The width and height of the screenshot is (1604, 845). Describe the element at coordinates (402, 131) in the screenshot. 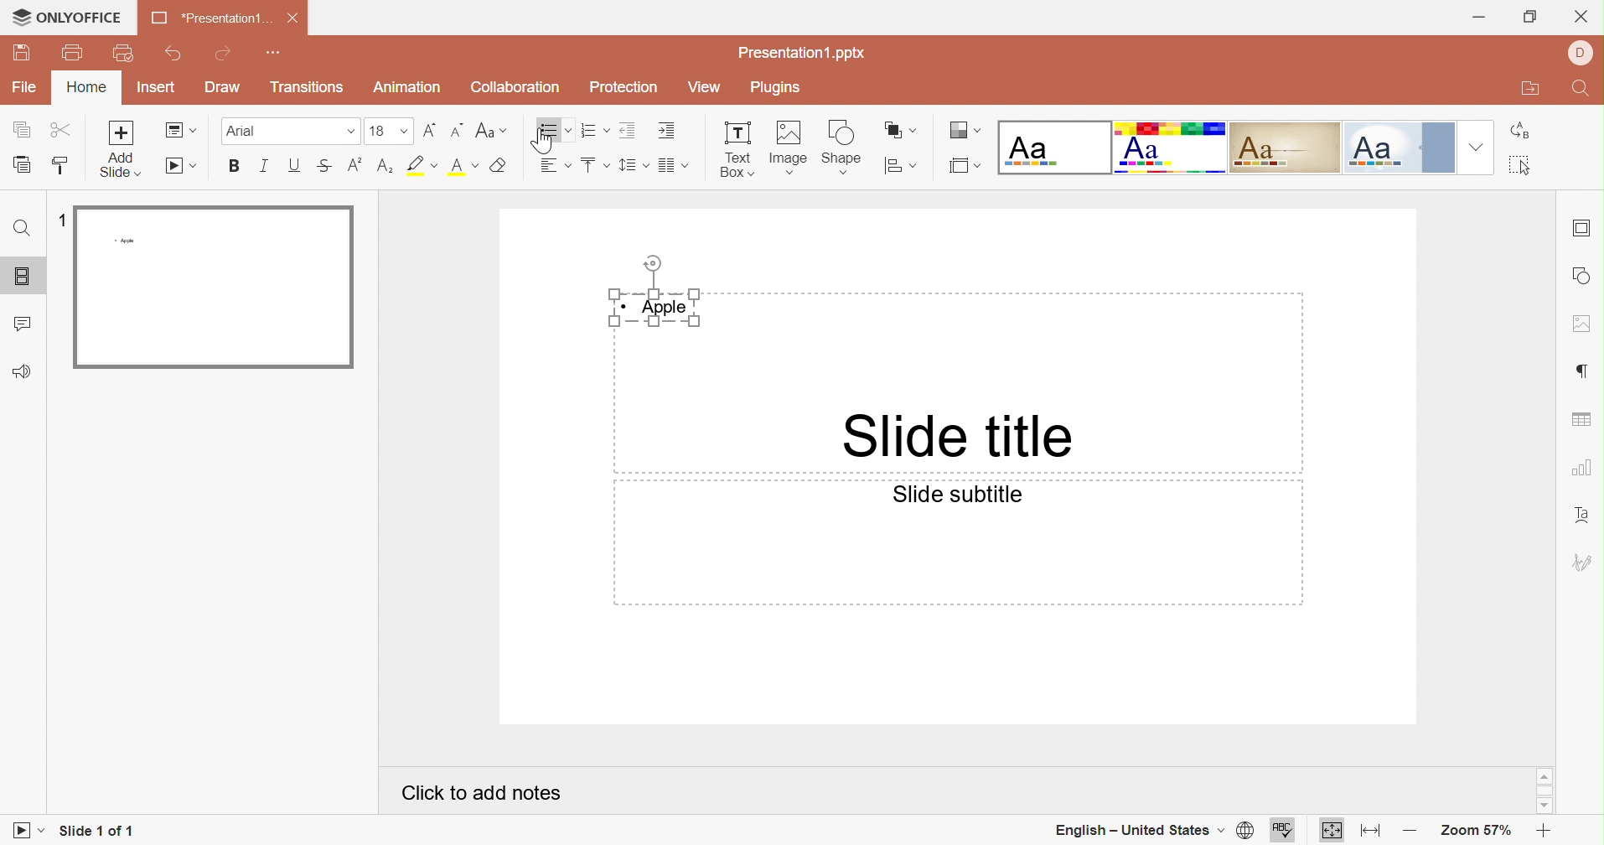

I see `Drop Down` at that location.